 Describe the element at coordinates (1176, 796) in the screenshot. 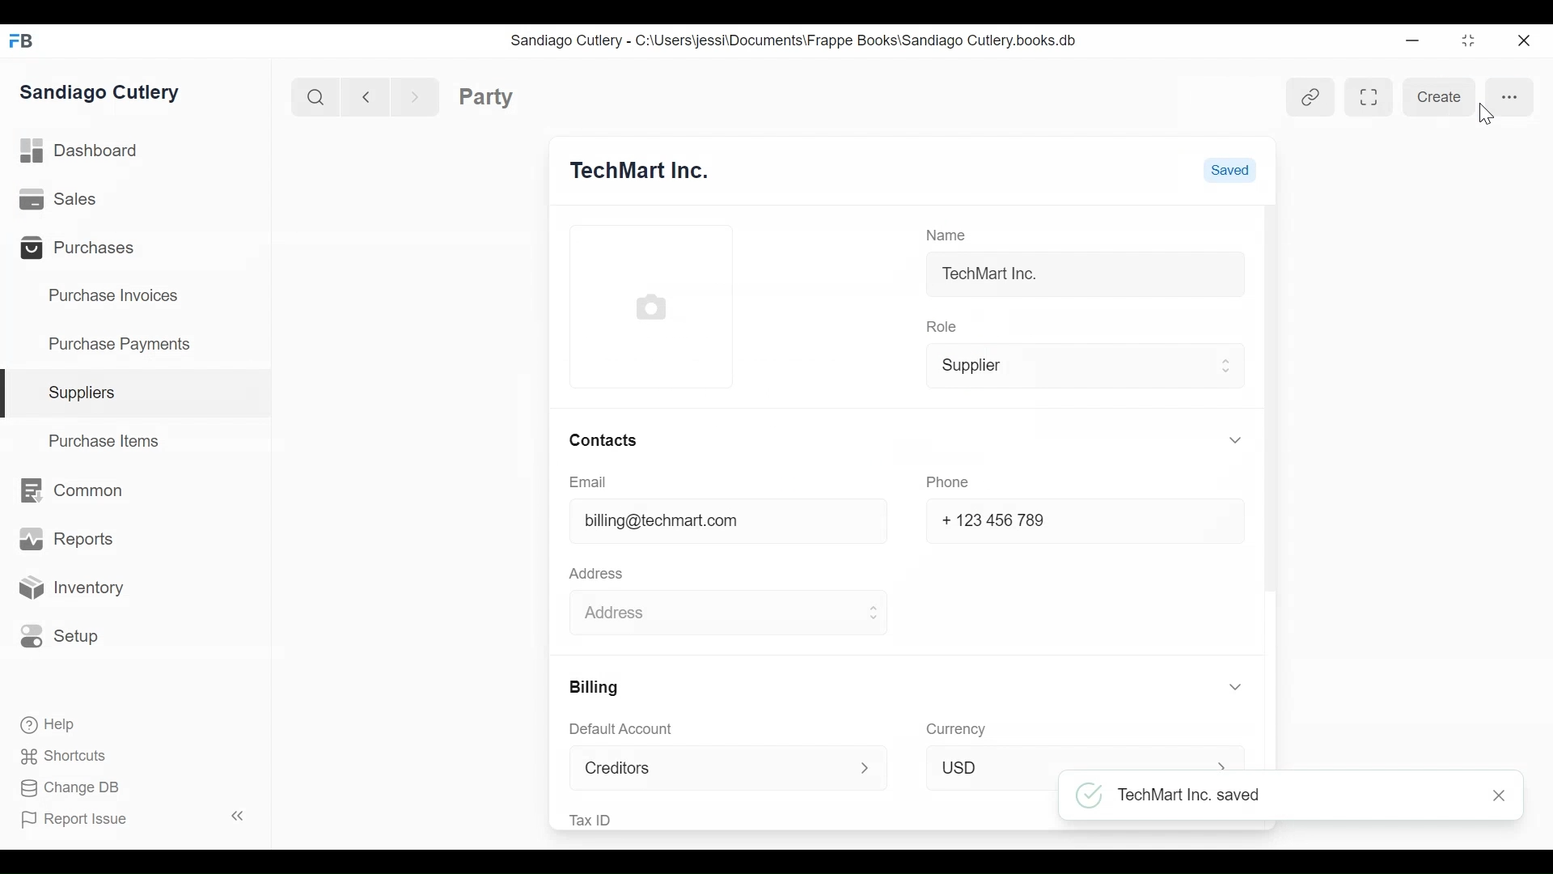

I see `TechMart Inc. saved` at that location.